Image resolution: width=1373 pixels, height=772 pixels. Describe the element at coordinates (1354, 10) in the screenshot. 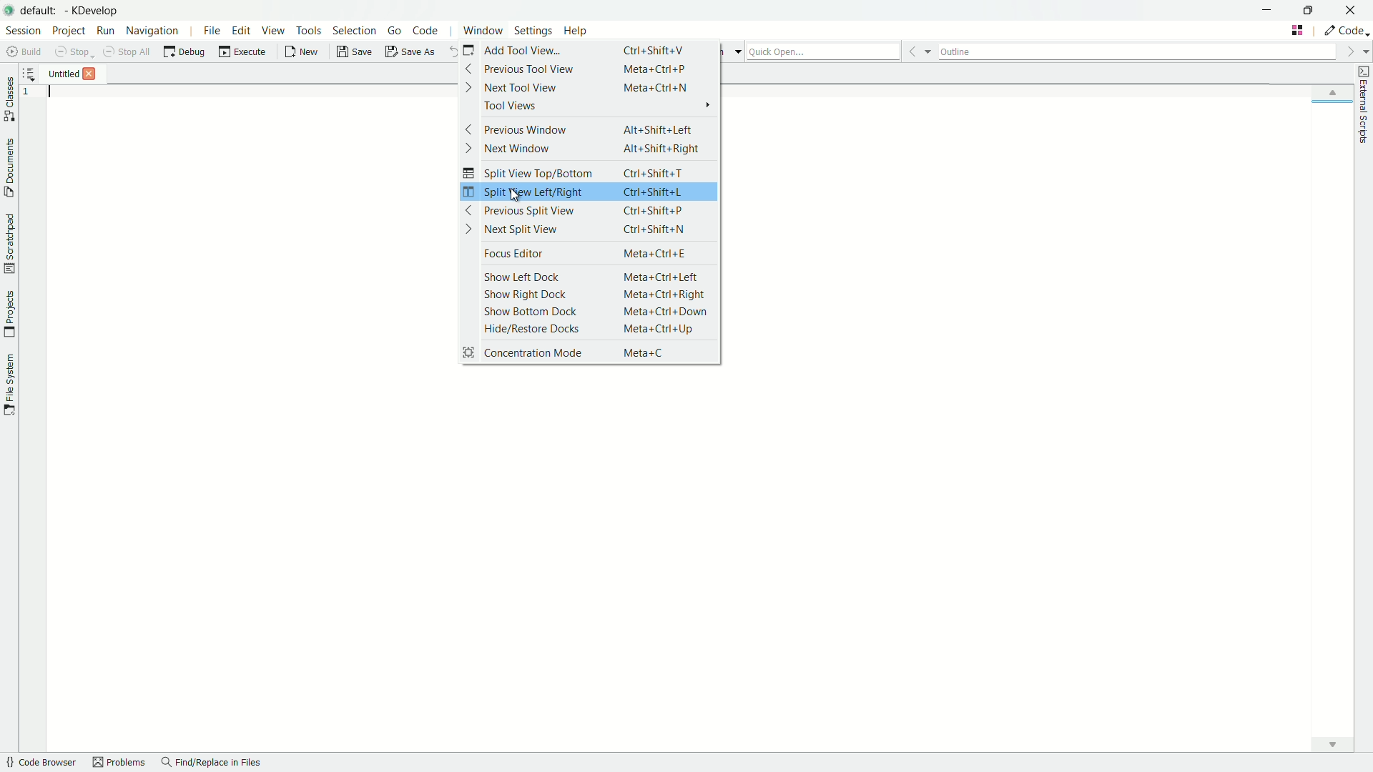

I see `close app` at that location.